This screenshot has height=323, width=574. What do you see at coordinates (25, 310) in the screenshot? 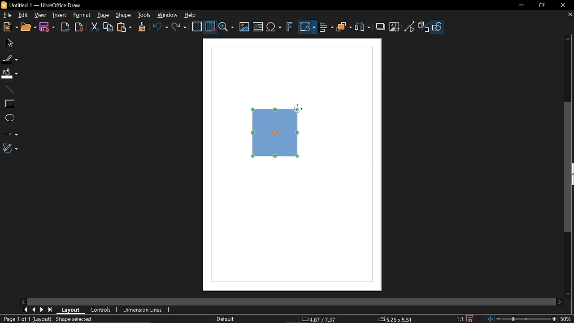
I see `Go to first page ` at bounding box center [25, 310].